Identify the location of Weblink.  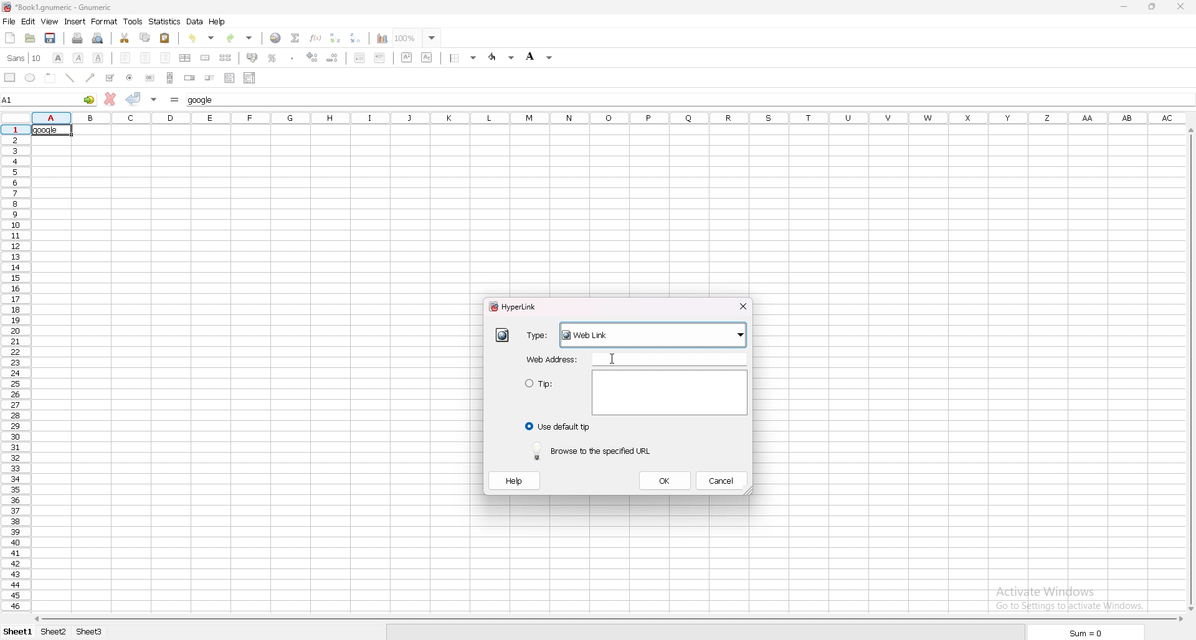
(650, 334).